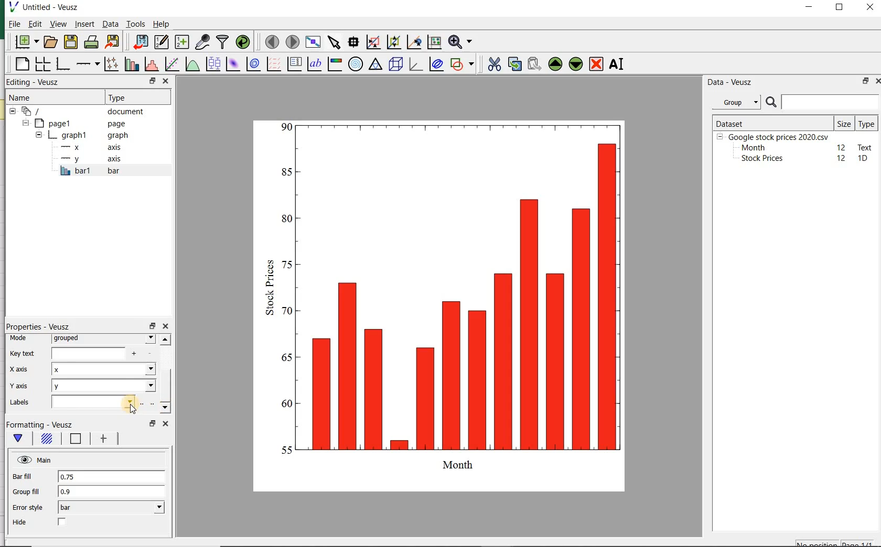  Describe the element at coordinates (165, 327) in the screenshot. I see `close` at that location.